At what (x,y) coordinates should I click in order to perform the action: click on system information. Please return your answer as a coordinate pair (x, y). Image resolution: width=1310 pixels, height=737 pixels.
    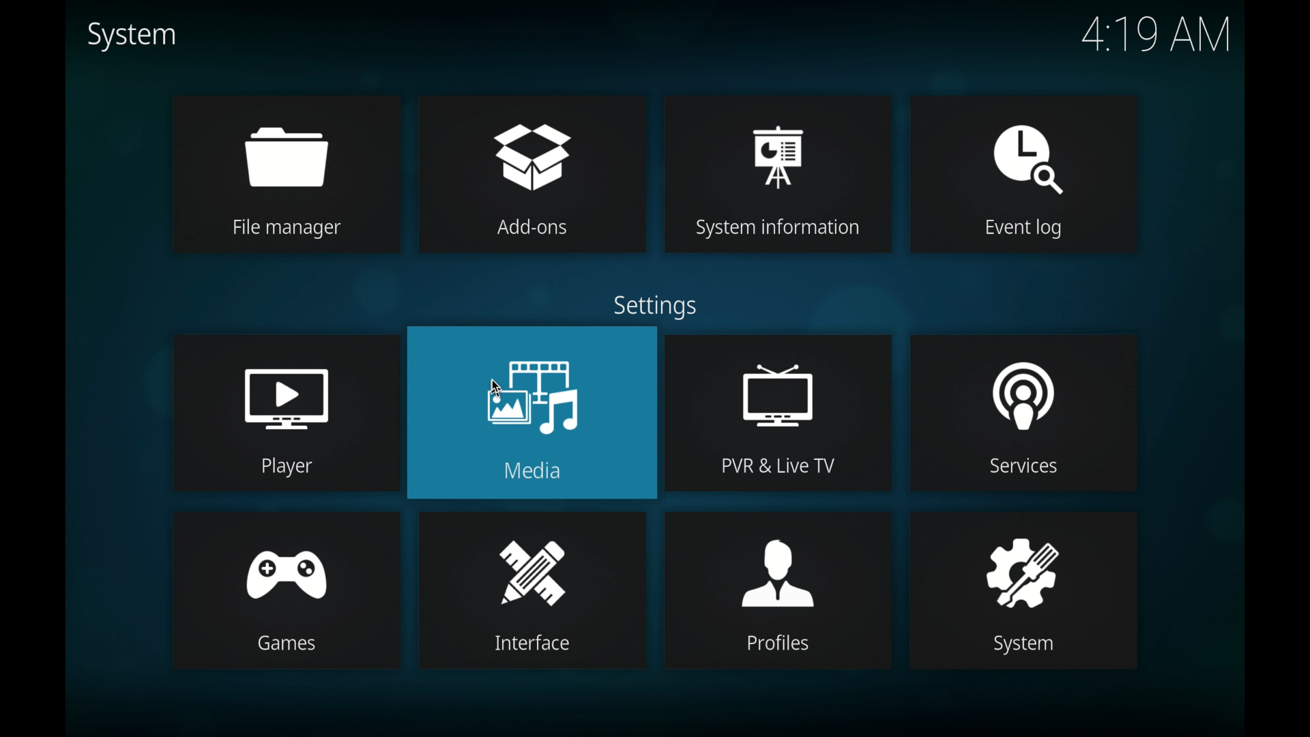
    Looking at the image, I should click on (778, 175).